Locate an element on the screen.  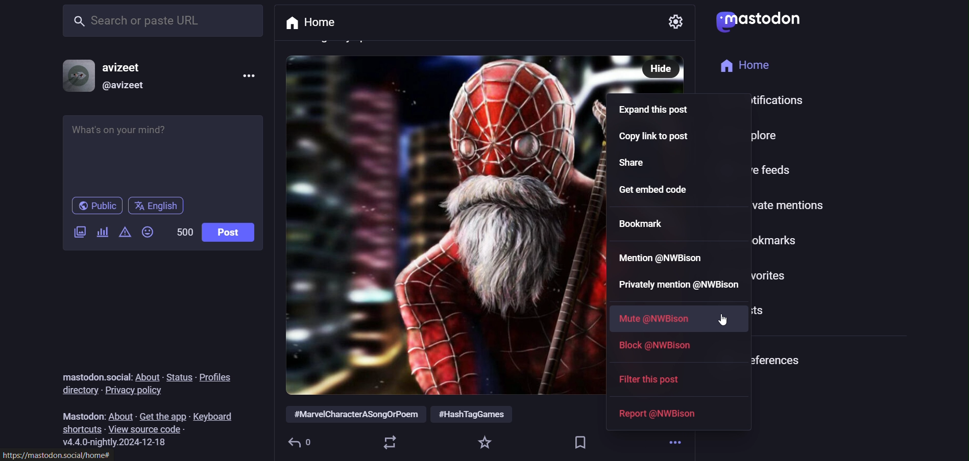
English is located at coordinates (162, 205).